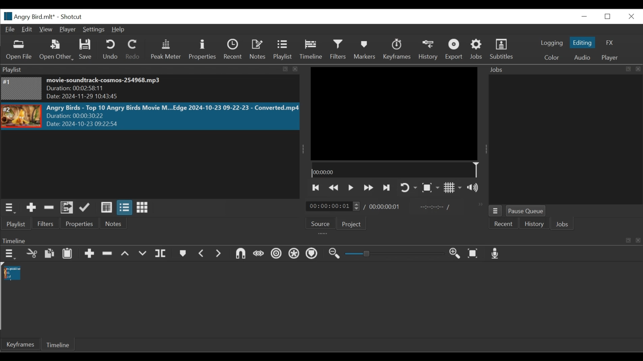 This screenshot has height=361, width=643. Describe the element at coordinates (528, 211) in the screenshot. I see `Pause Queue` at that location.